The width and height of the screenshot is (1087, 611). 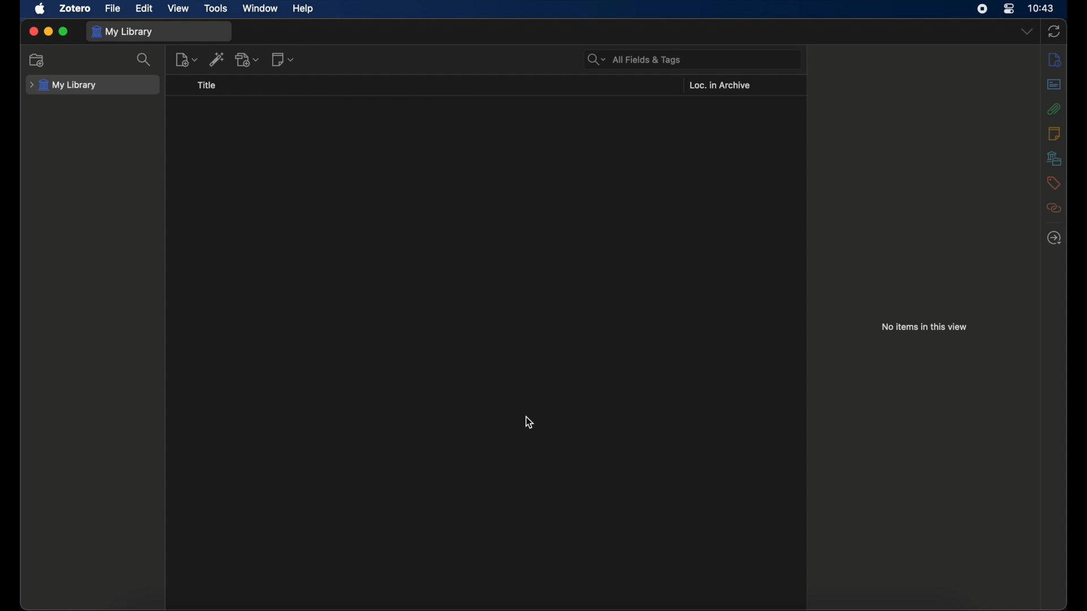 I want to click on all fields & tags, so click(x=635, y=59).